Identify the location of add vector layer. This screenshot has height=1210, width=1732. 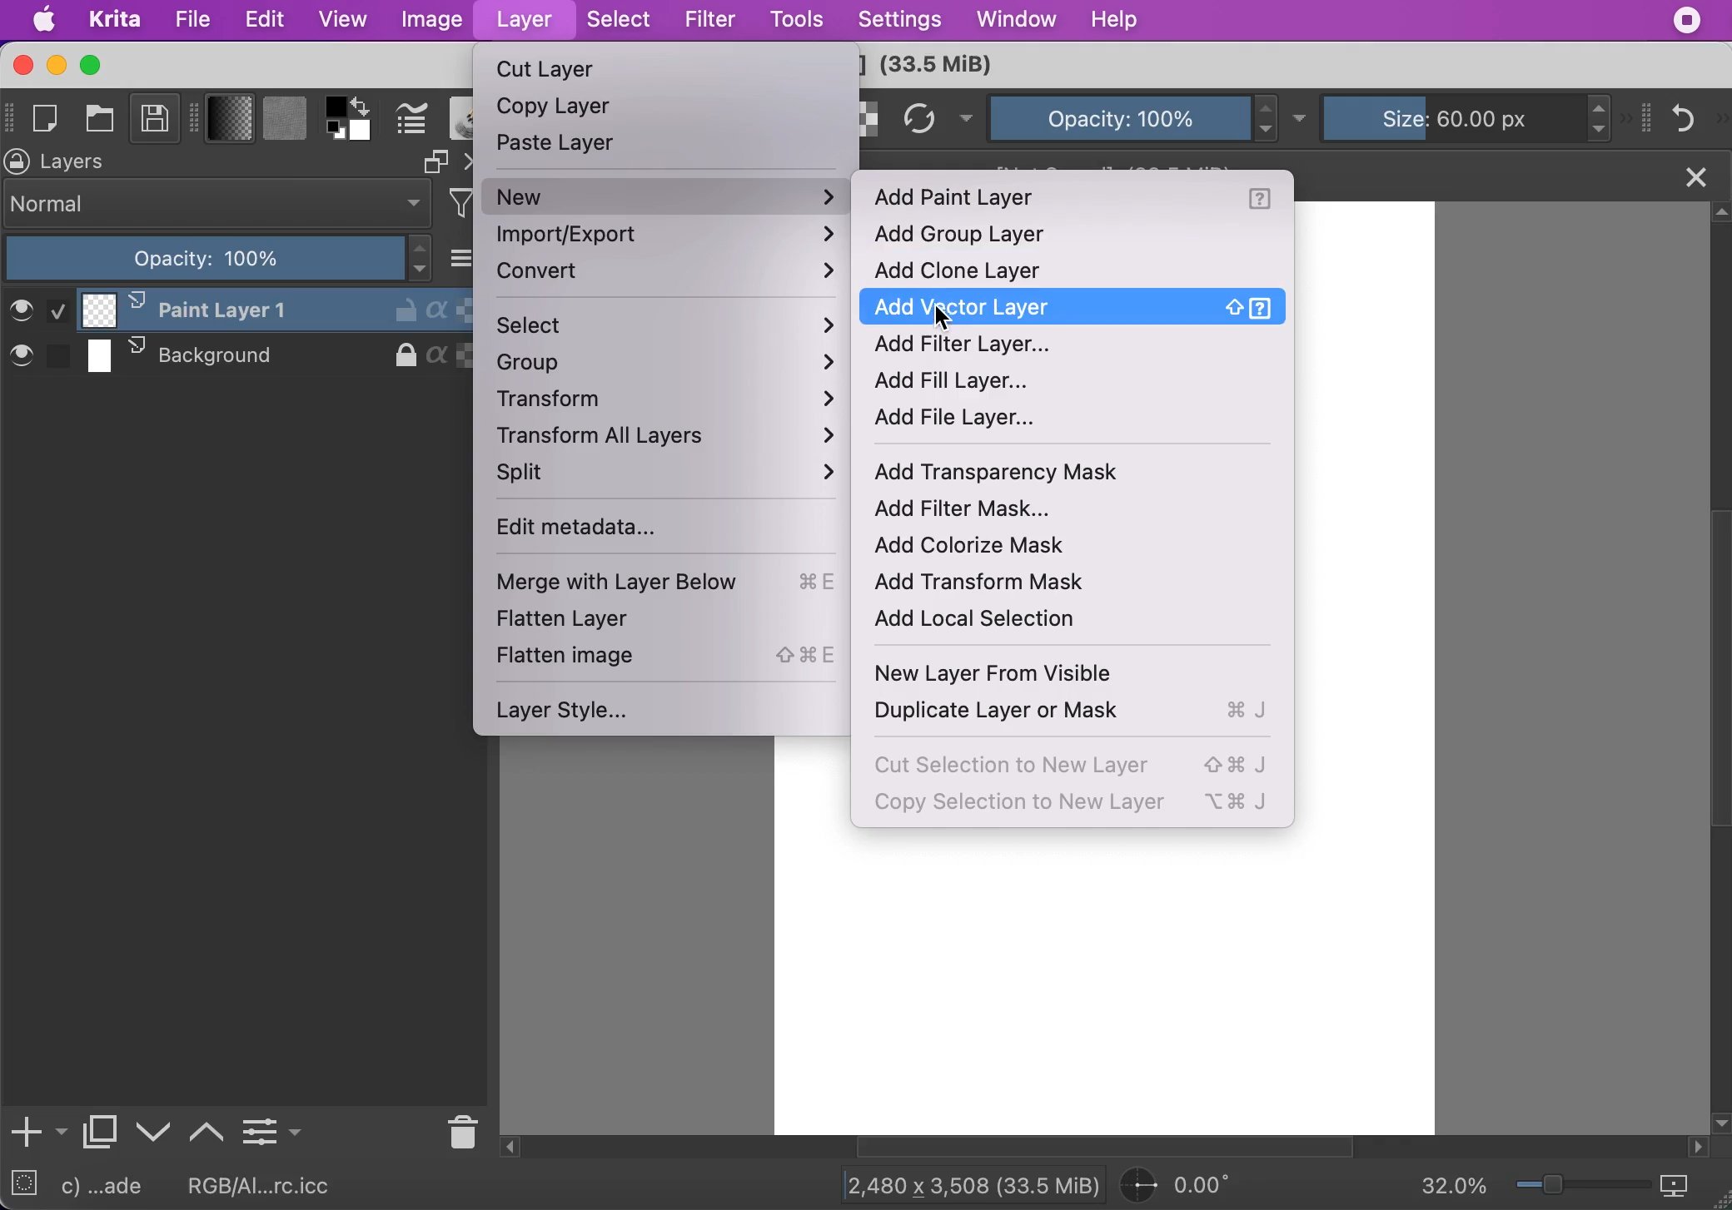
(1079, 307).